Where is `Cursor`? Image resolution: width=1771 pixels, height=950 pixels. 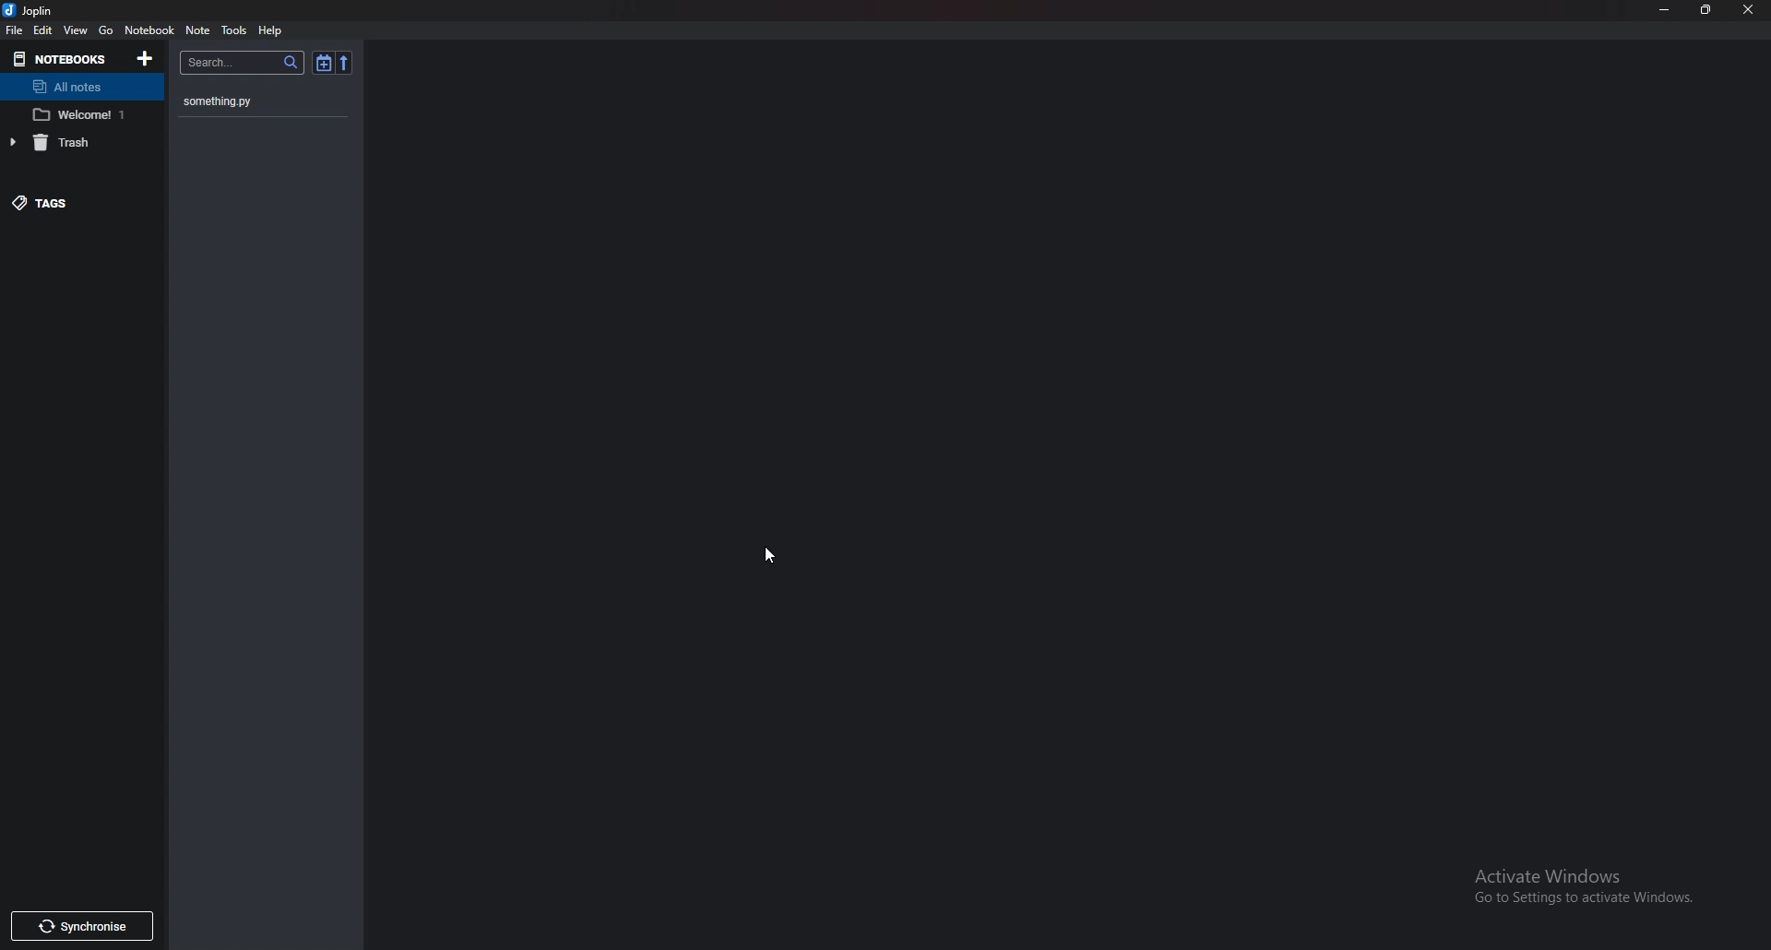 Cursor is located at coordinates (770, 553).